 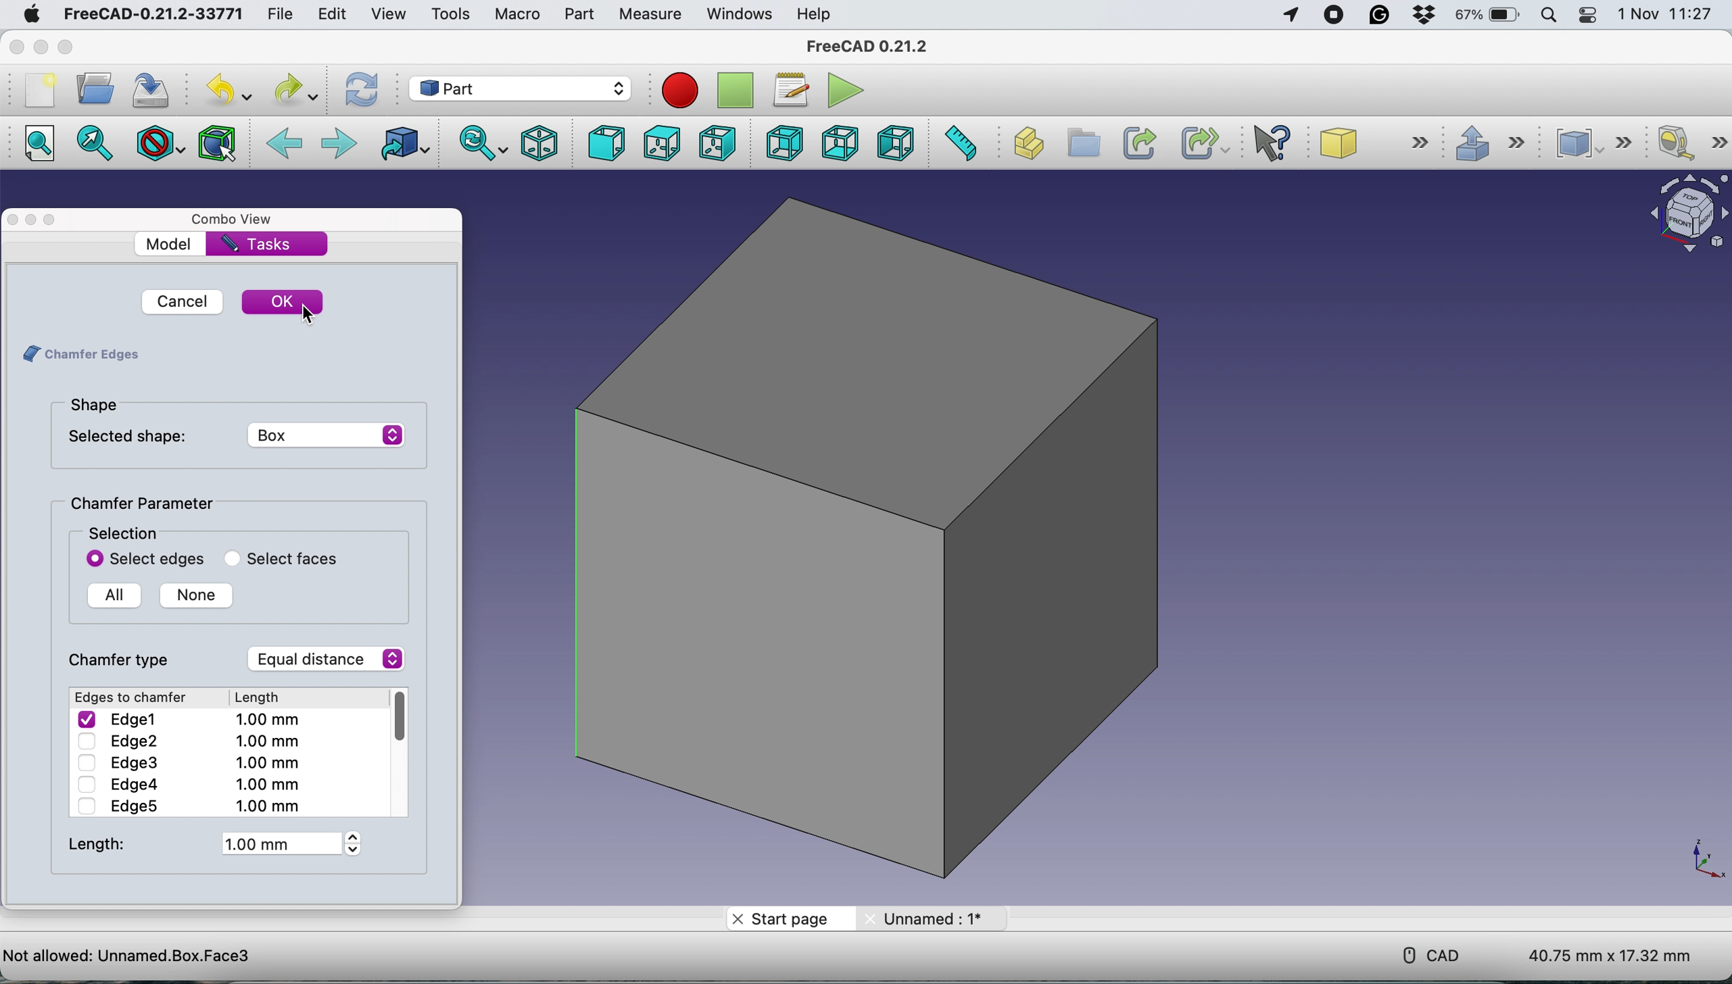 I want to click on selected shape, so click(x=237, y=437).